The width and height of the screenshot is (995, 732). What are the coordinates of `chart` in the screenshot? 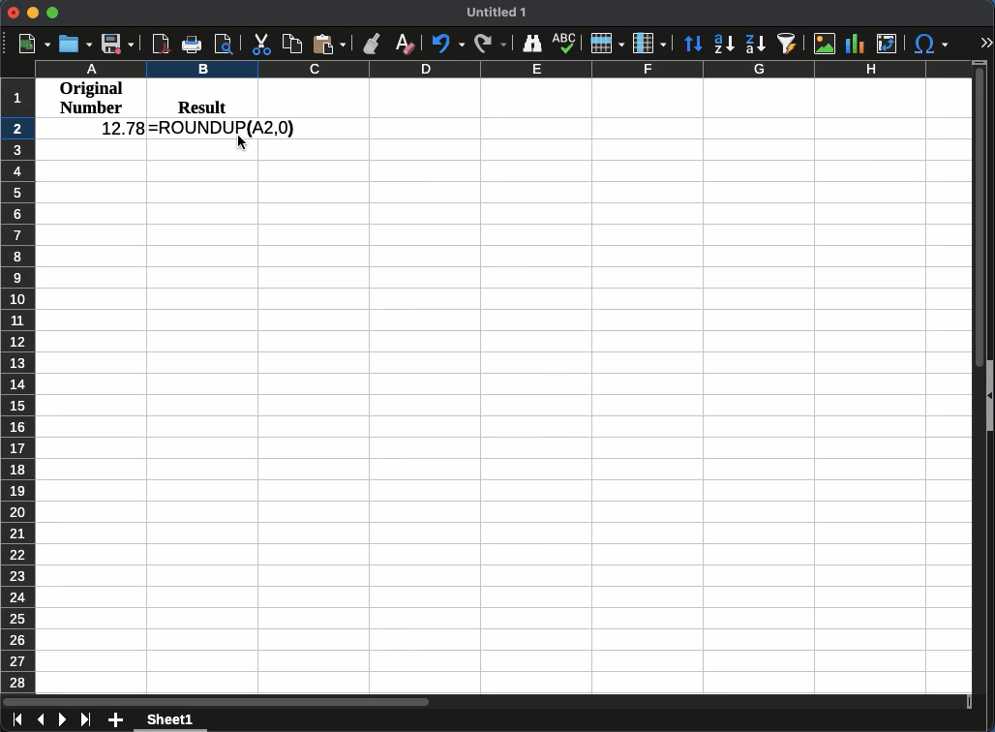 It's located at (855, 43).